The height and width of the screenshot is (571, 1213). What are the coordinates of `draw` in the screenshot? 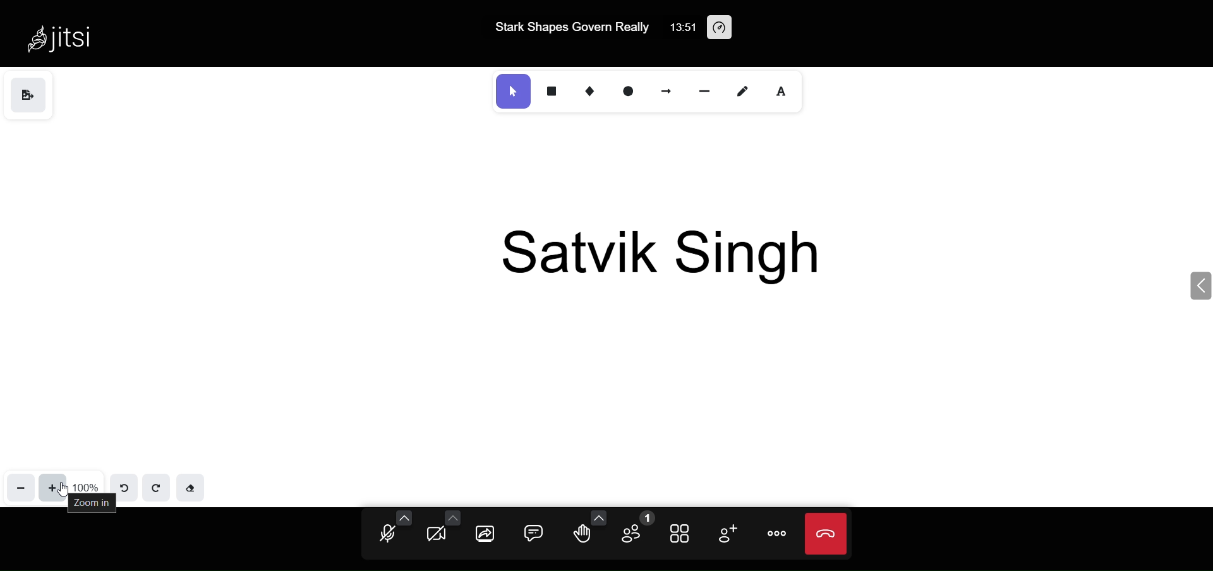 It's located at (742, 89).